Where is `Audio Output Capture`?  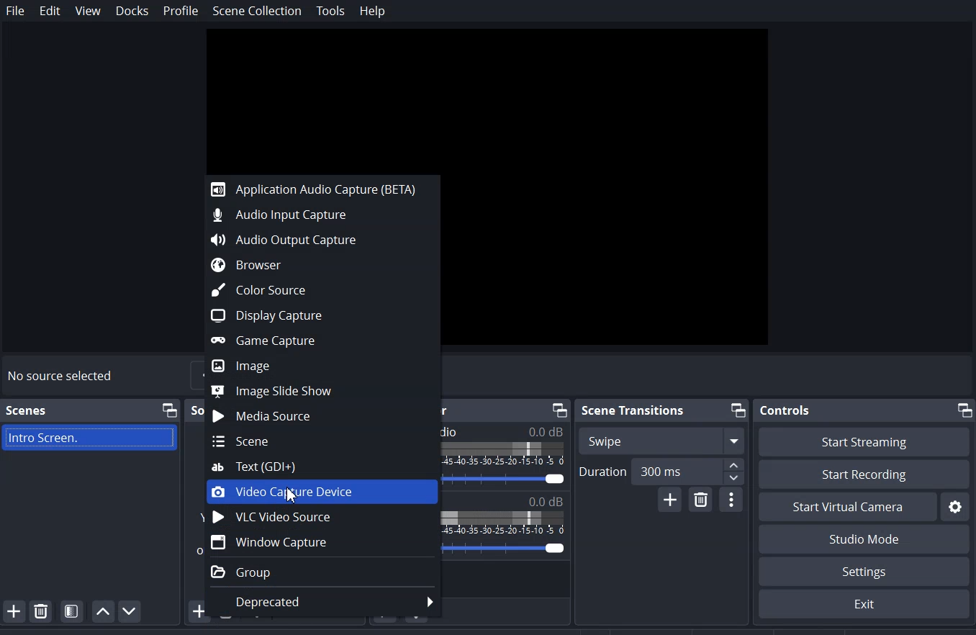
Audio Output Capture is located at coordinates (315, 240).